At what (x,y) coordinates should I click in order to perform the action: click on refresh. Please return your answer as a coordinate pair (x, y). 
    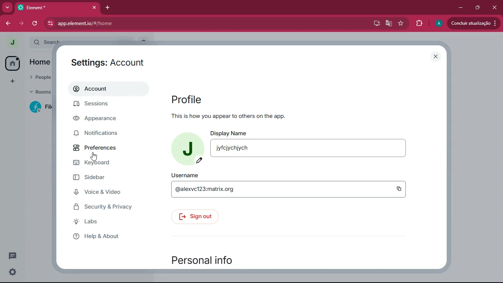
    Looking at the image, I should click on (34, 24).